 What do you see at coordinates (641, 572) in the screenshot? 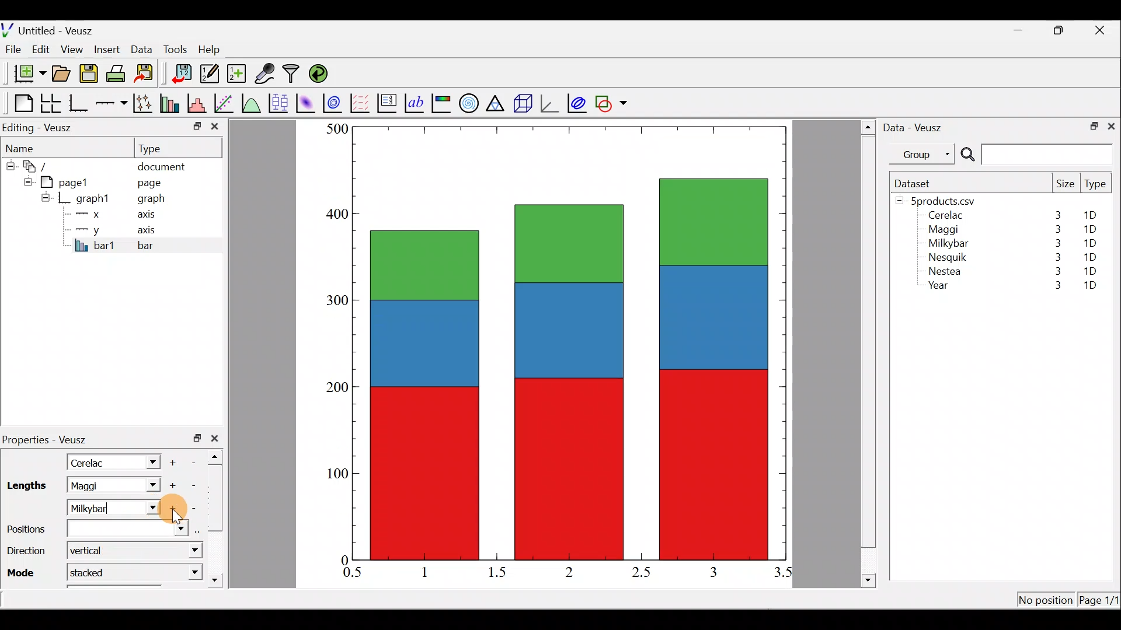
I see `2.5` at bounding box center [641, 572].